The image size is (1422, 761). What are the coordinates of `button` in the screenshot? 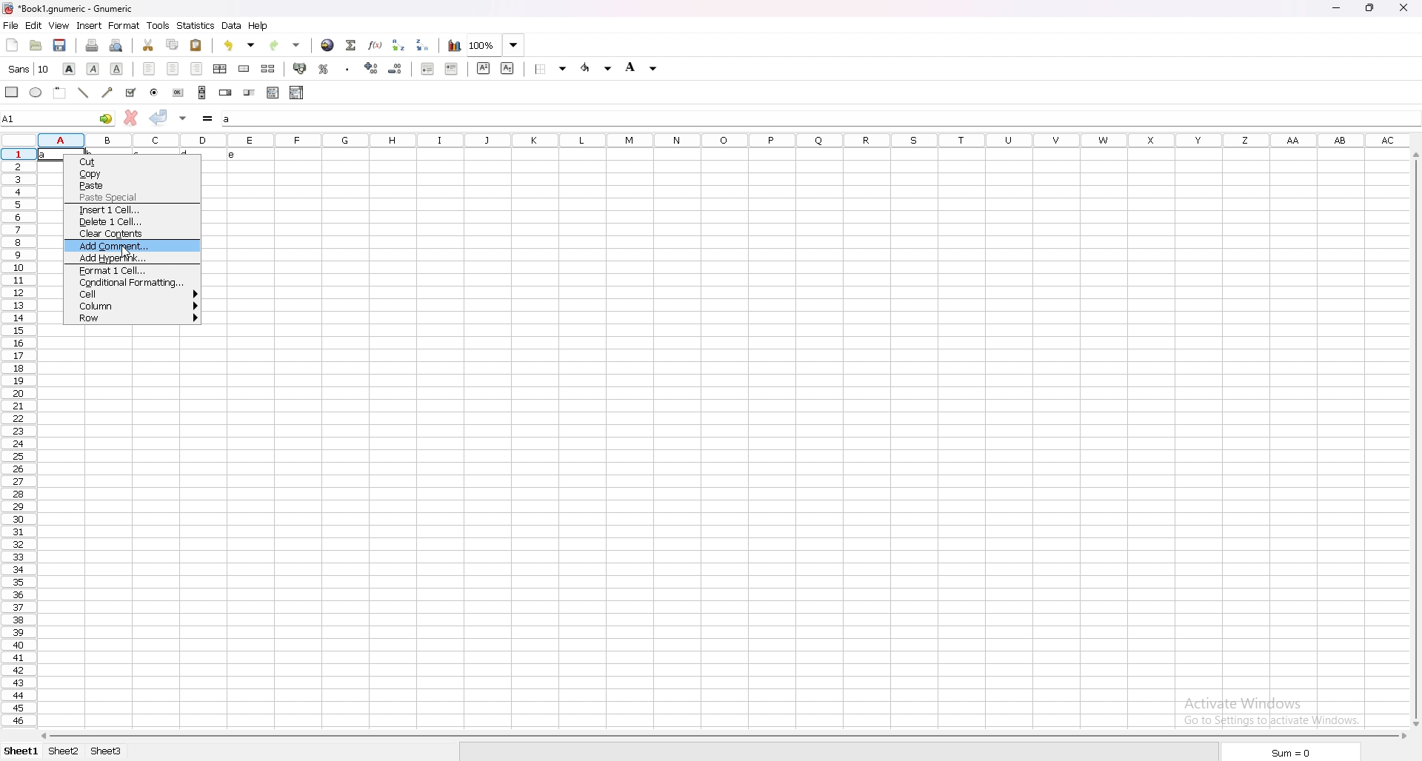 It's located at (177, 93).